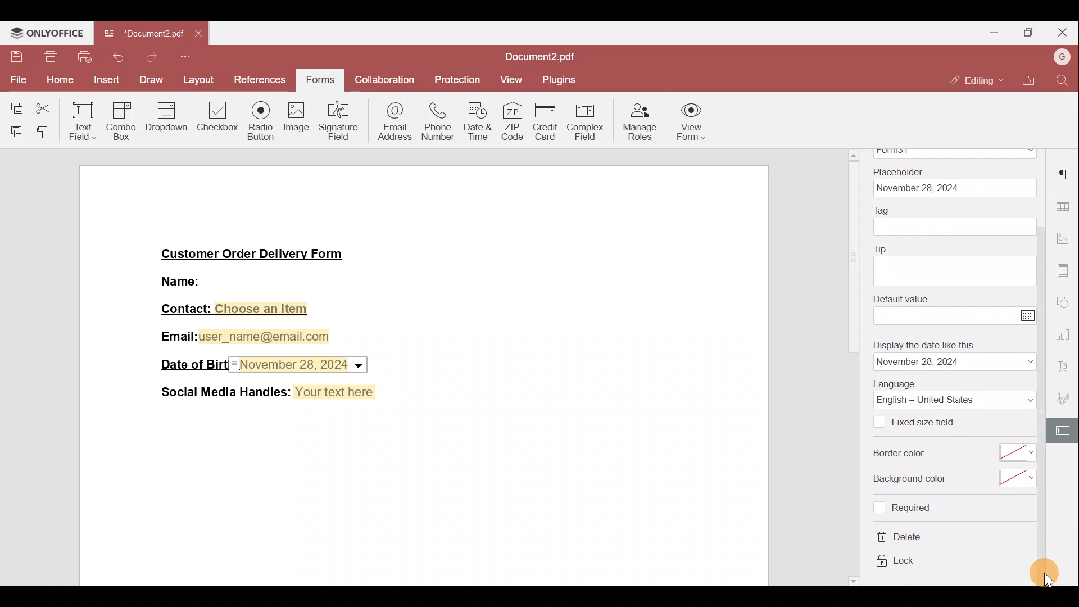 The width and height of the screenshot is (1079, 607). I want to click on Manage roles, so click(640, 124).